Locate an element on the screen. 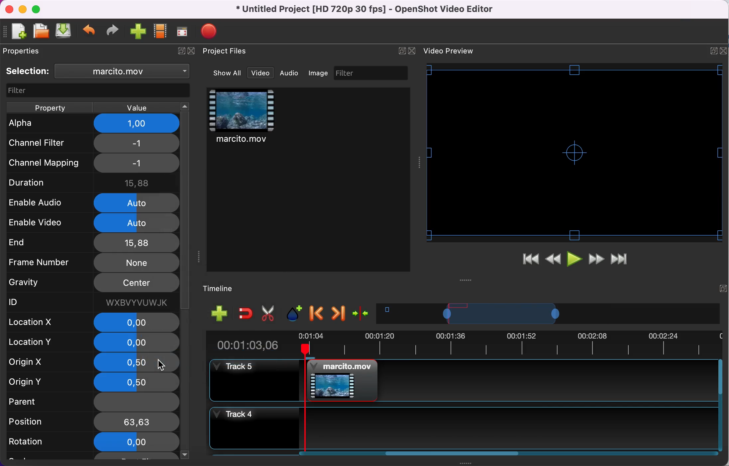 This screenshot has height=466, width=729. expand/hide is located at coordinates (179, 51).